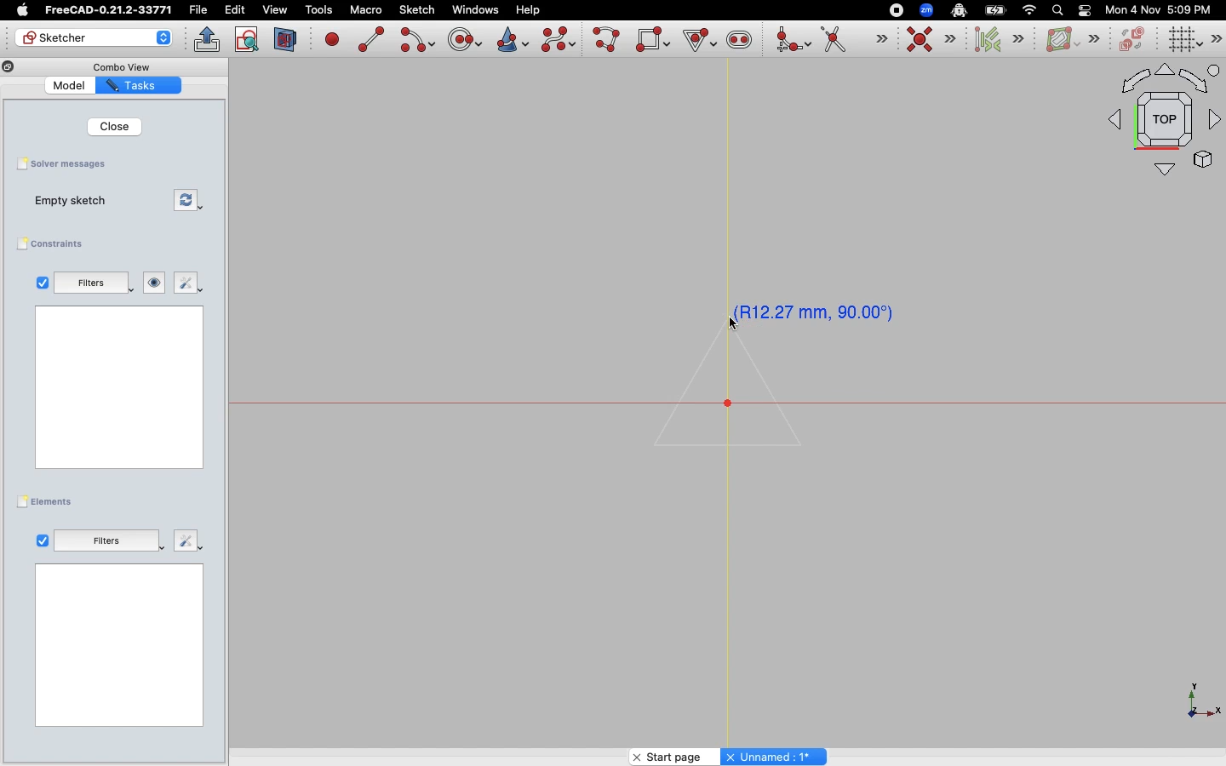  Describe the element at coordinates (72, 87) in the screenshot. I see `Model` at that location.